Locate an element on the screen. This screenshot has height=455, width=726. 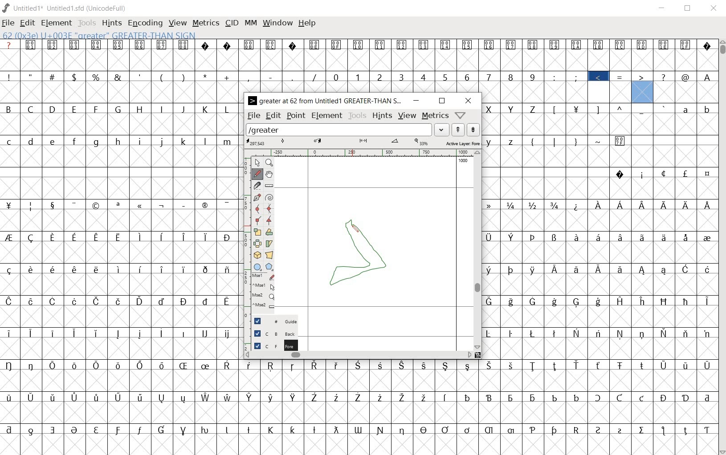
pen tool/CURSOR LOCATION is located at coordinates (355, 228).